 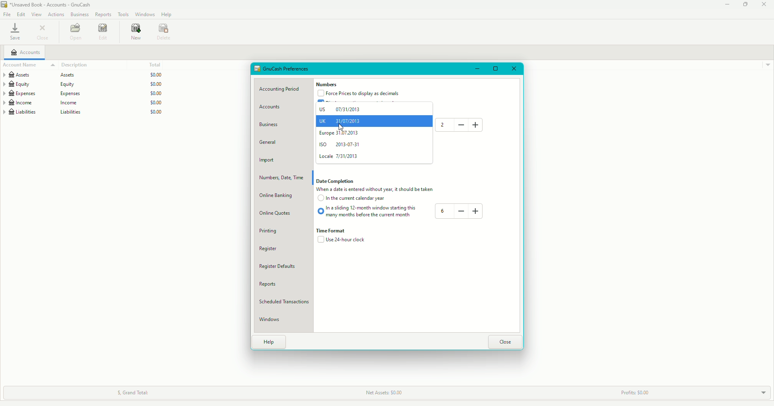 What do you see at coordinates (135, 391) in the screenshot?
I see `Grand Total` at bounding box center [135, 391].